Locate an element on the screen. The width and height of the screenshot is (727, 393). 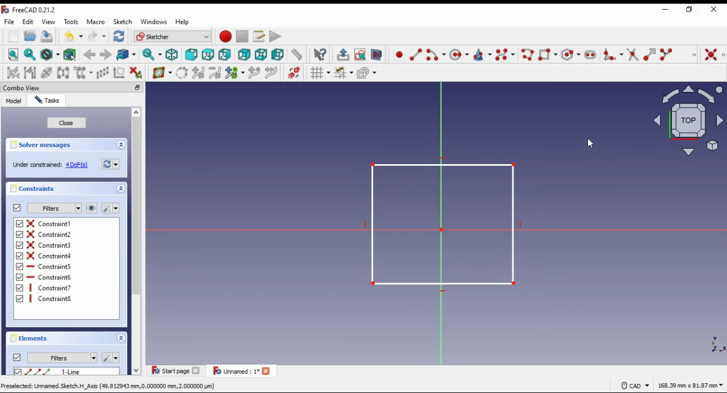
on/off constraint 4 is located at coordinates (52, 255).